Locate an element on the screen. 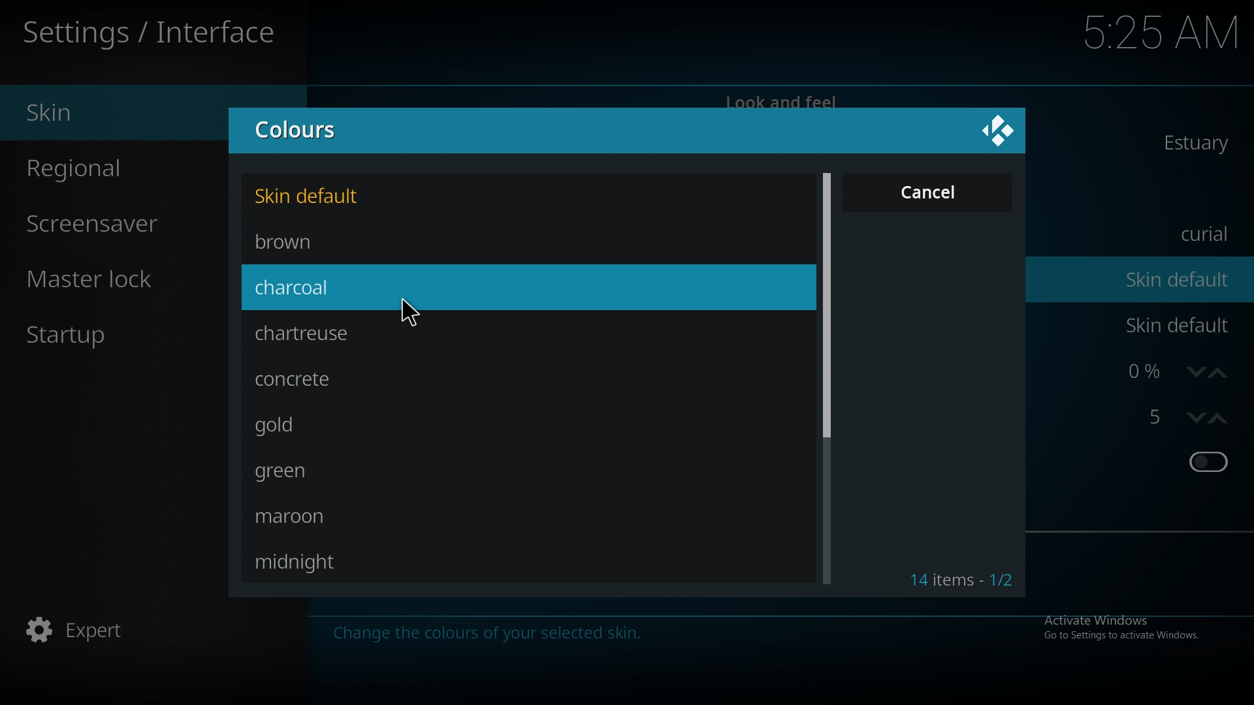  decrease zoom is located at coordinates (1195, 370).